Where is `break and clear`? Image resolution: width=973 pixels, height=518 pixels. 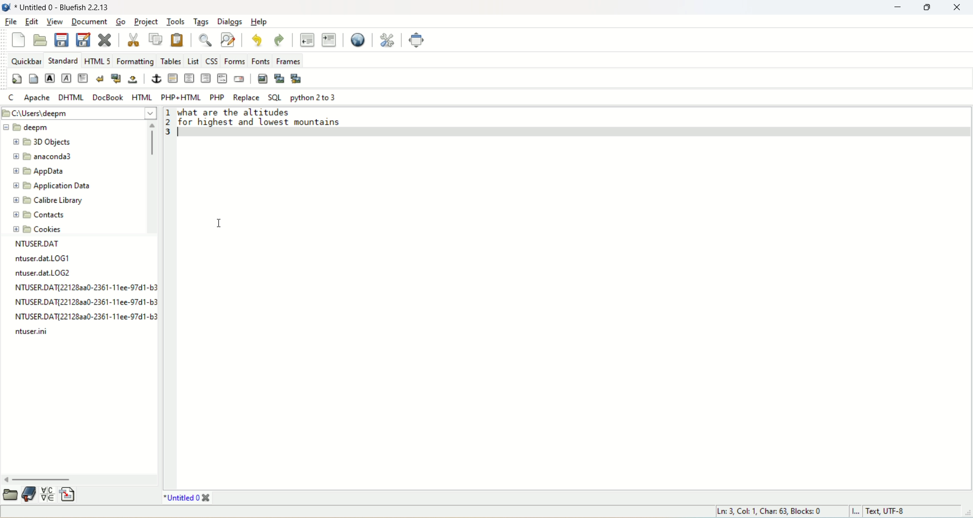
break and clear is located at coordinates (117, 79).